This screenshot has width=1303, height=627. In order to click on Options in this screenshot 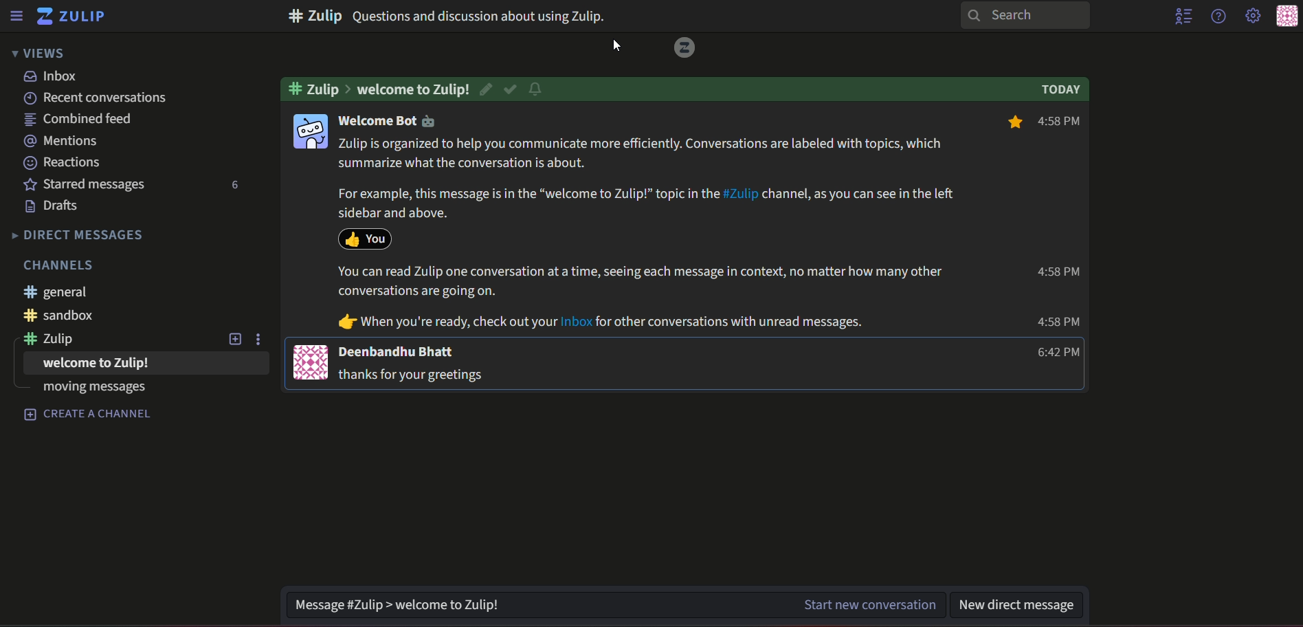, I will do `click(263, 340)`.